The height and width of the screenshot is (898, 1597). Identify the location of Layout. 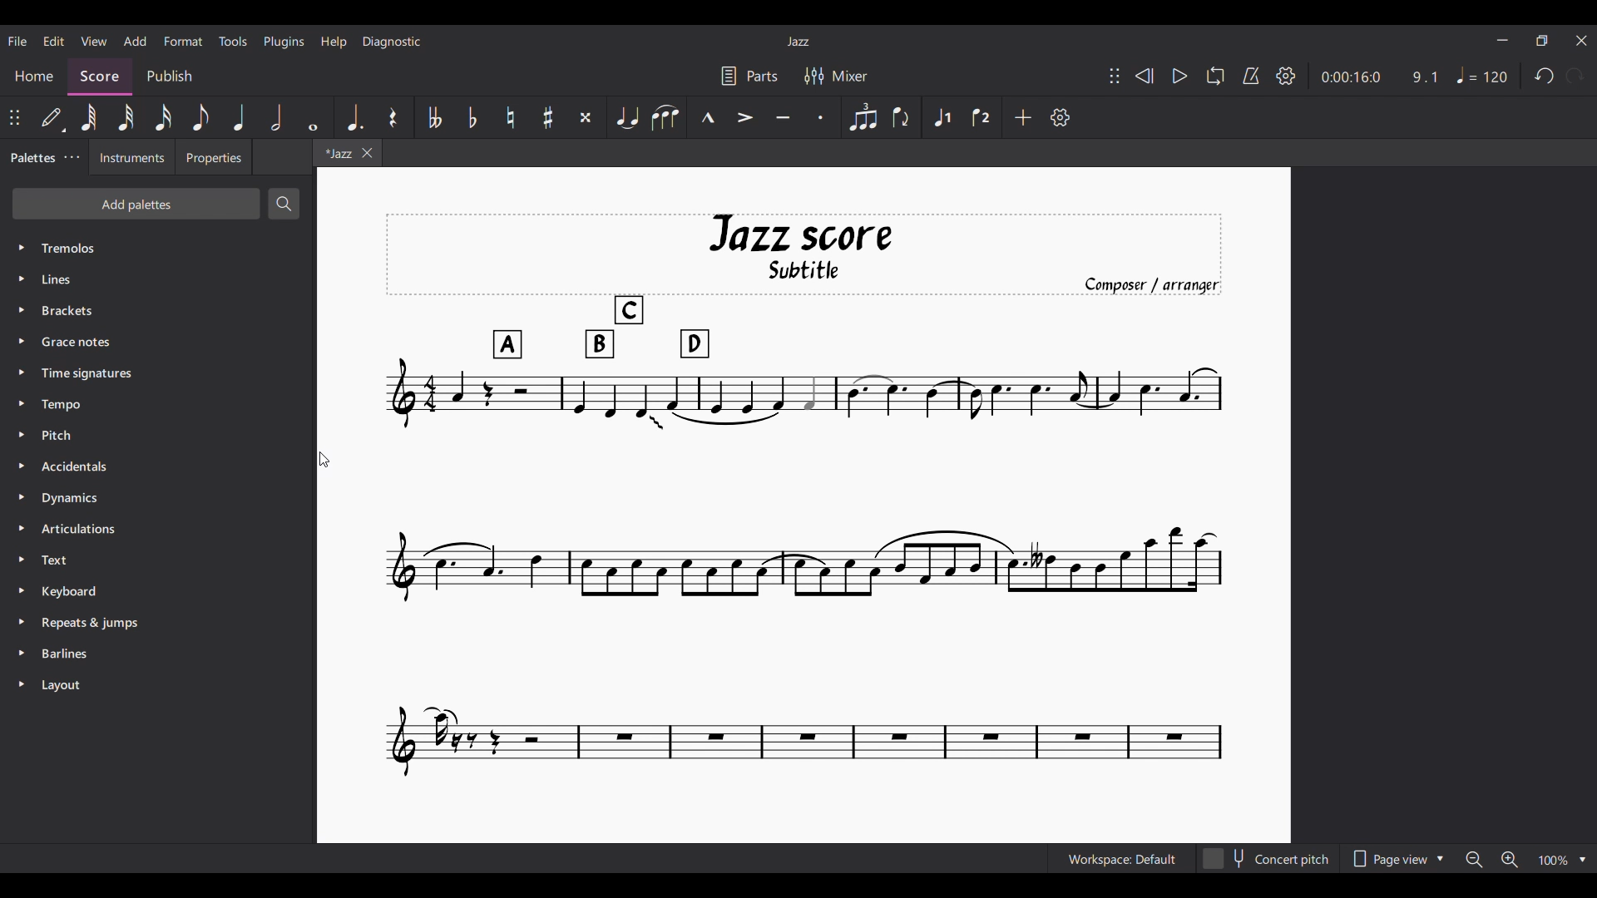
(158, 685).